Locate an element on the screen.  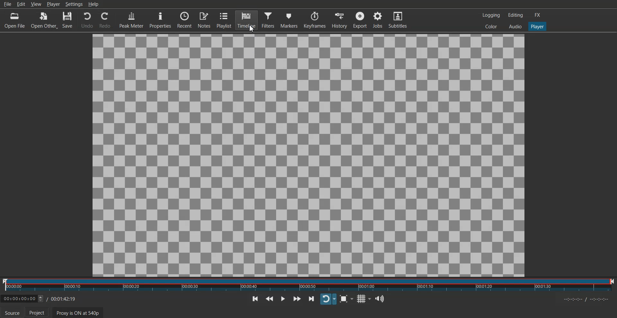
Project is located at coordinates (37, 313).